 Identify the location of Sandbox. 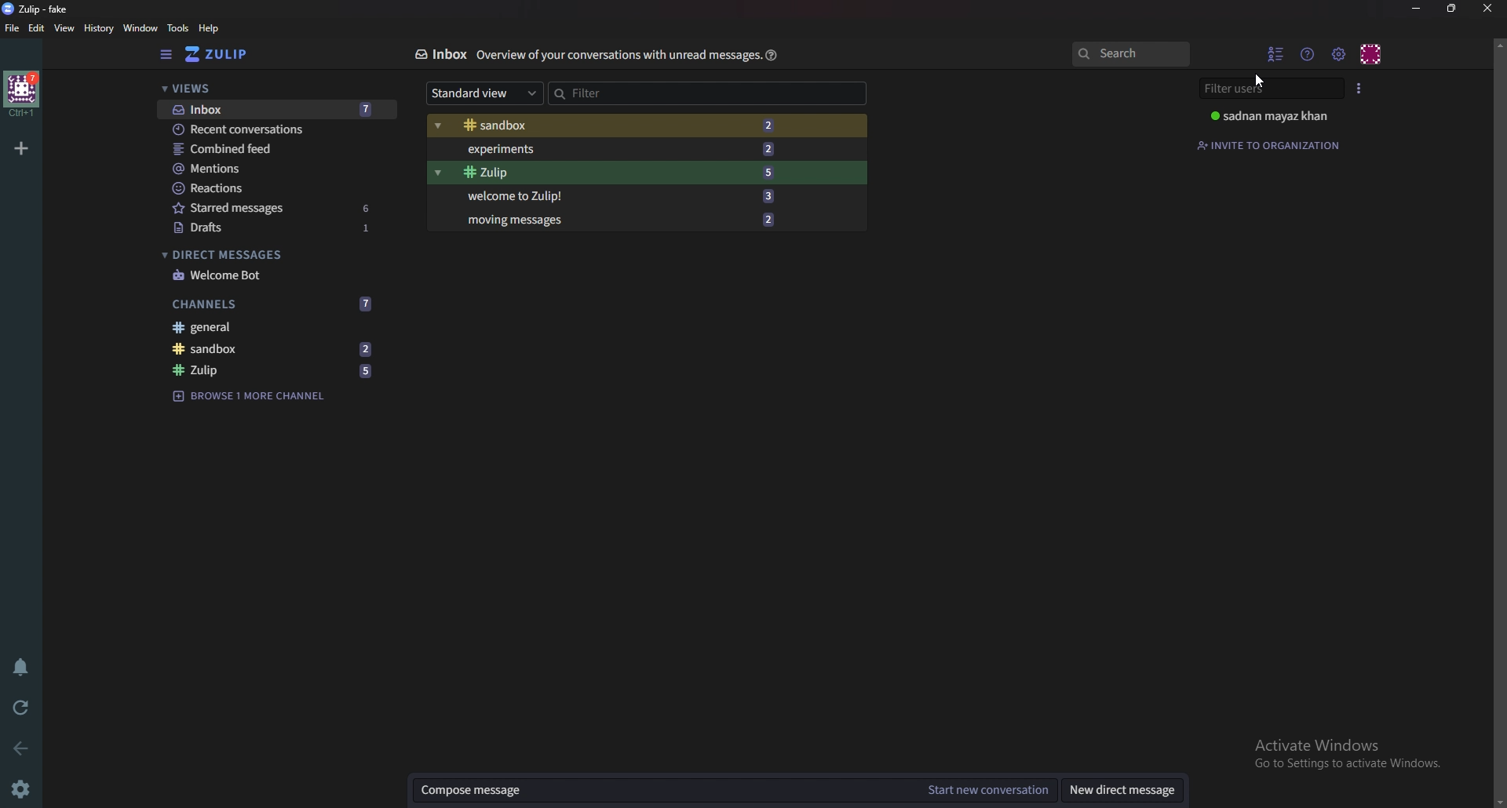
(623, 126).